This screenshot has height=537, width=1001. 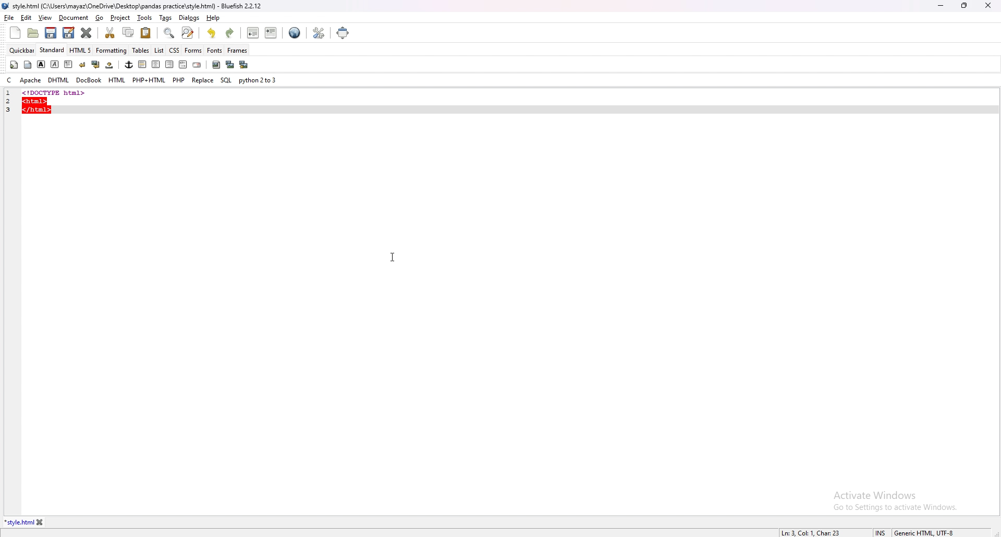 I want to click on file name, so click(x=133, y=7).